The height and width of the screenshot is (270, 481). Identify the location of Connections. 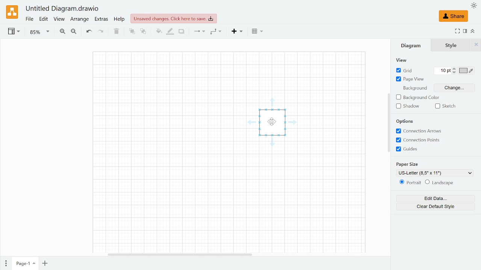
(198, 31).